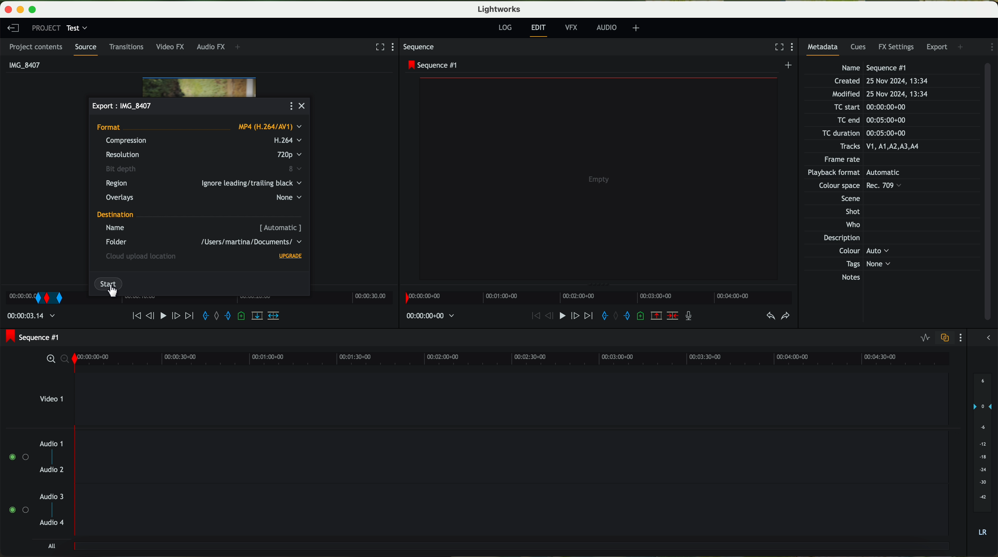 This screenshot has width=998, height=557. I want to click on fullscreen, so click(776, 47).